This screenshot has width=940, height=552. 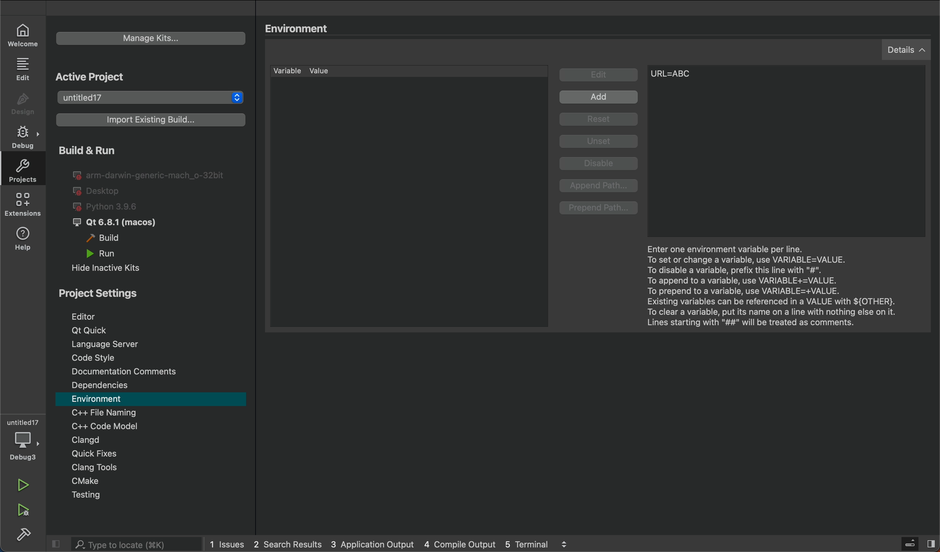 I want to click on help, so click(x=24, y=241).